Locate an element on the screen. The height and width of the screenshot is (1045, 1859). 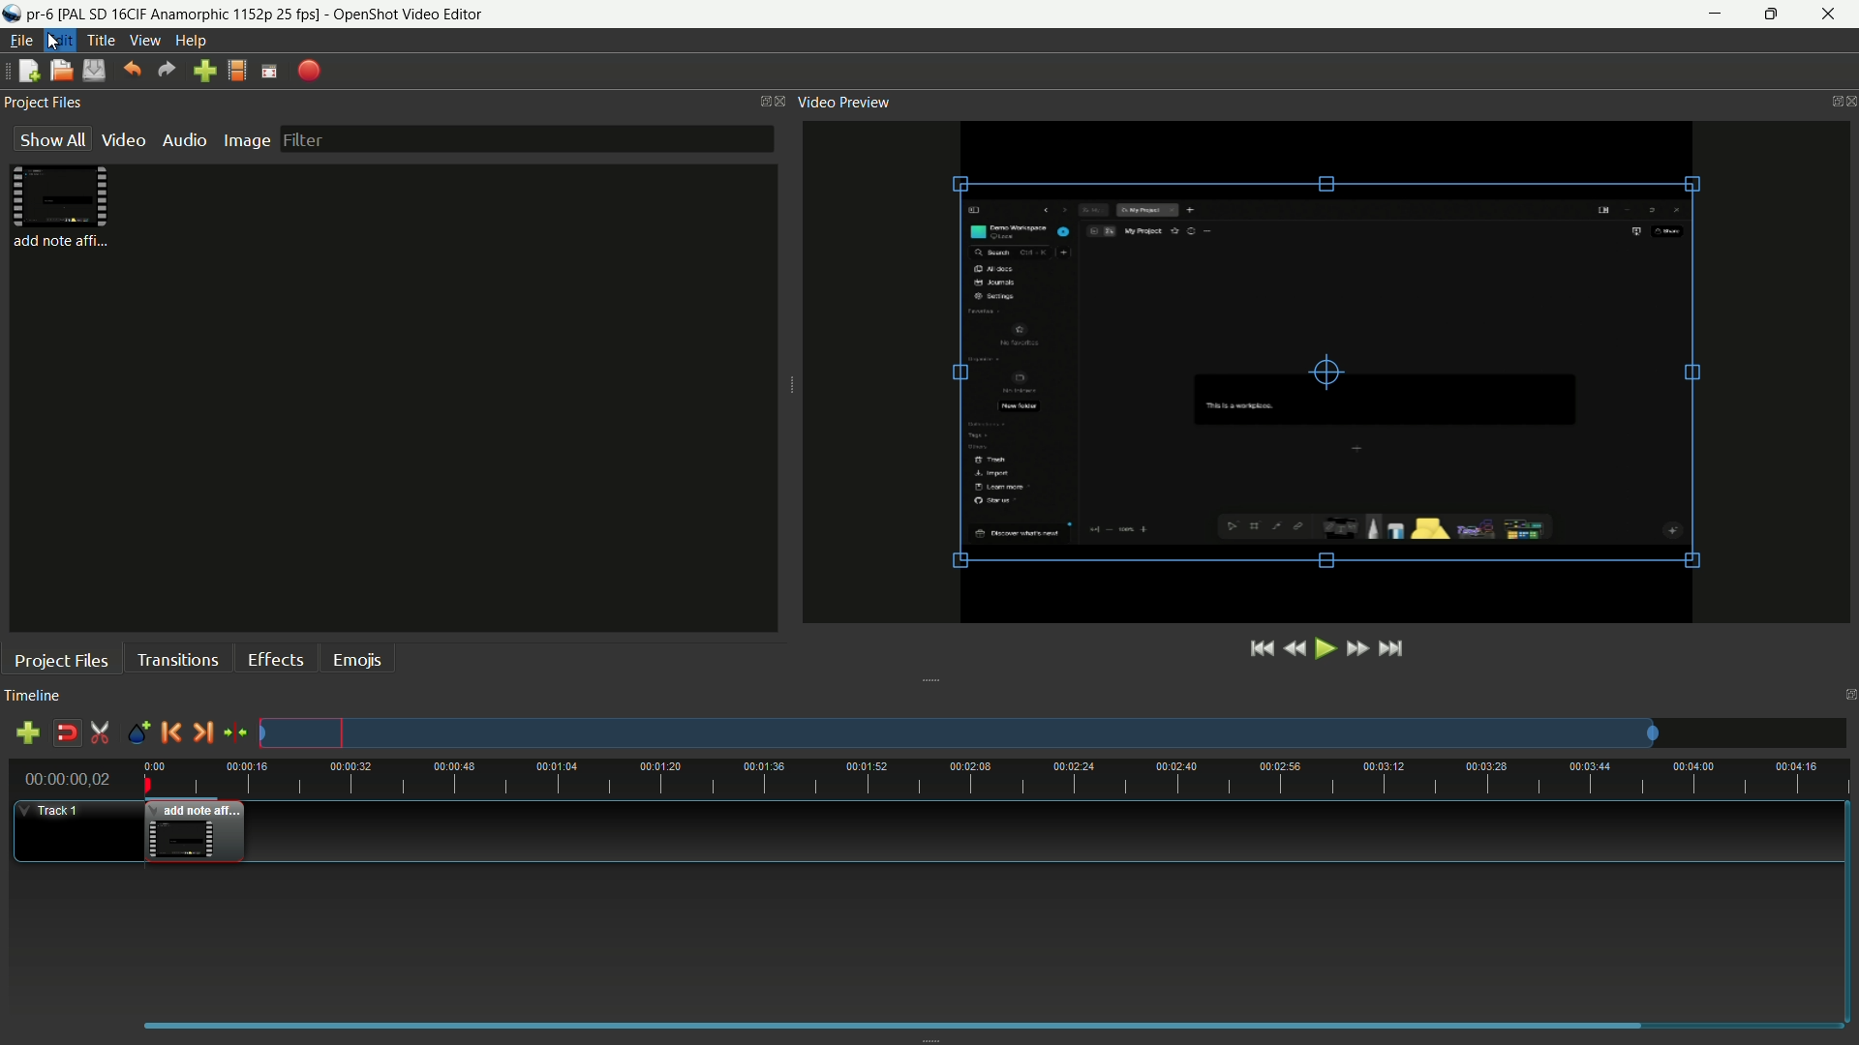
close video preview is located at coordinates (1851, 102).